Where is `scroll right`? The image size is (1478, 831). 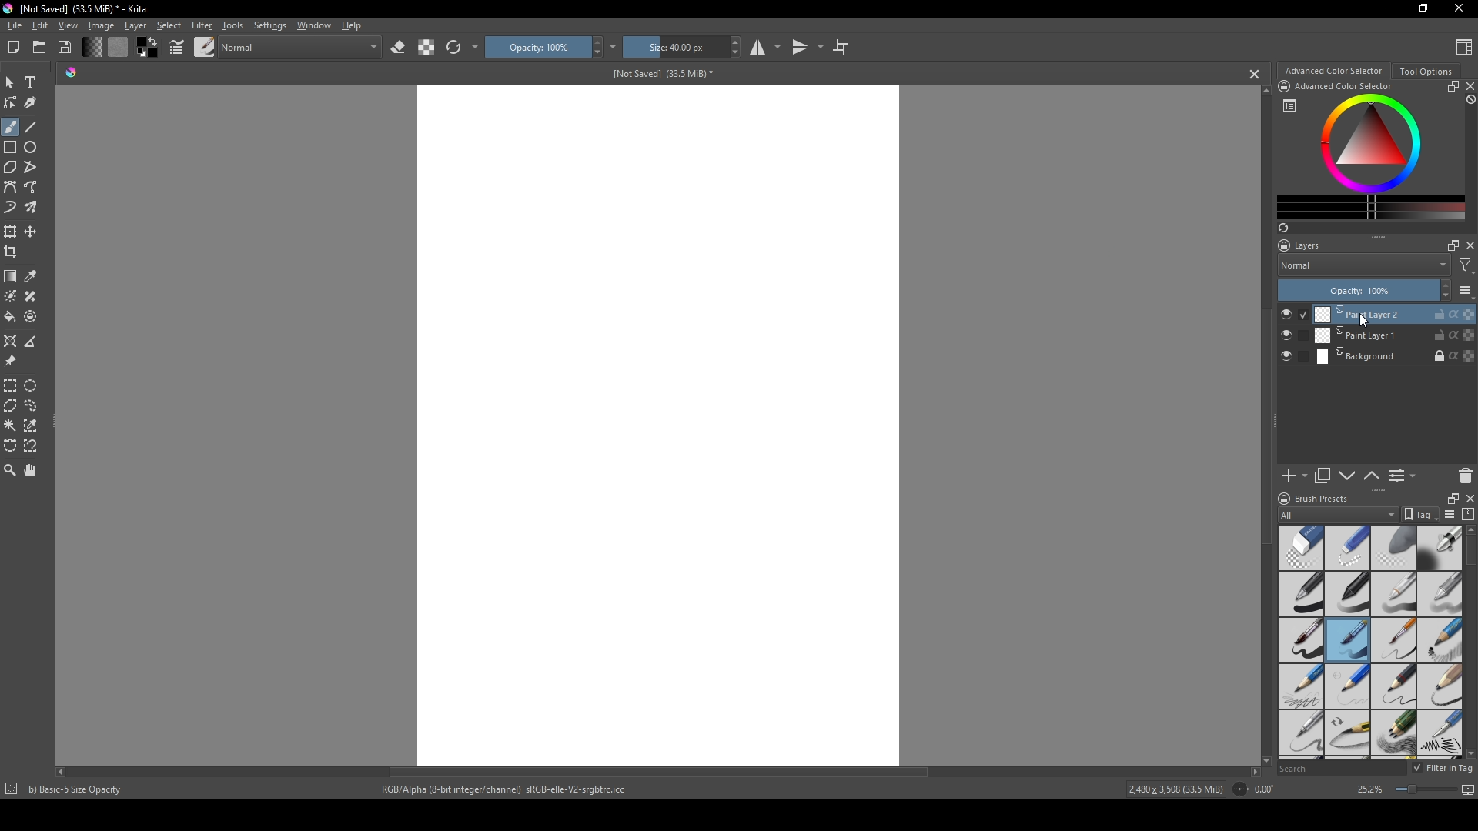
scroll right is located at coordinates (1255, 772).